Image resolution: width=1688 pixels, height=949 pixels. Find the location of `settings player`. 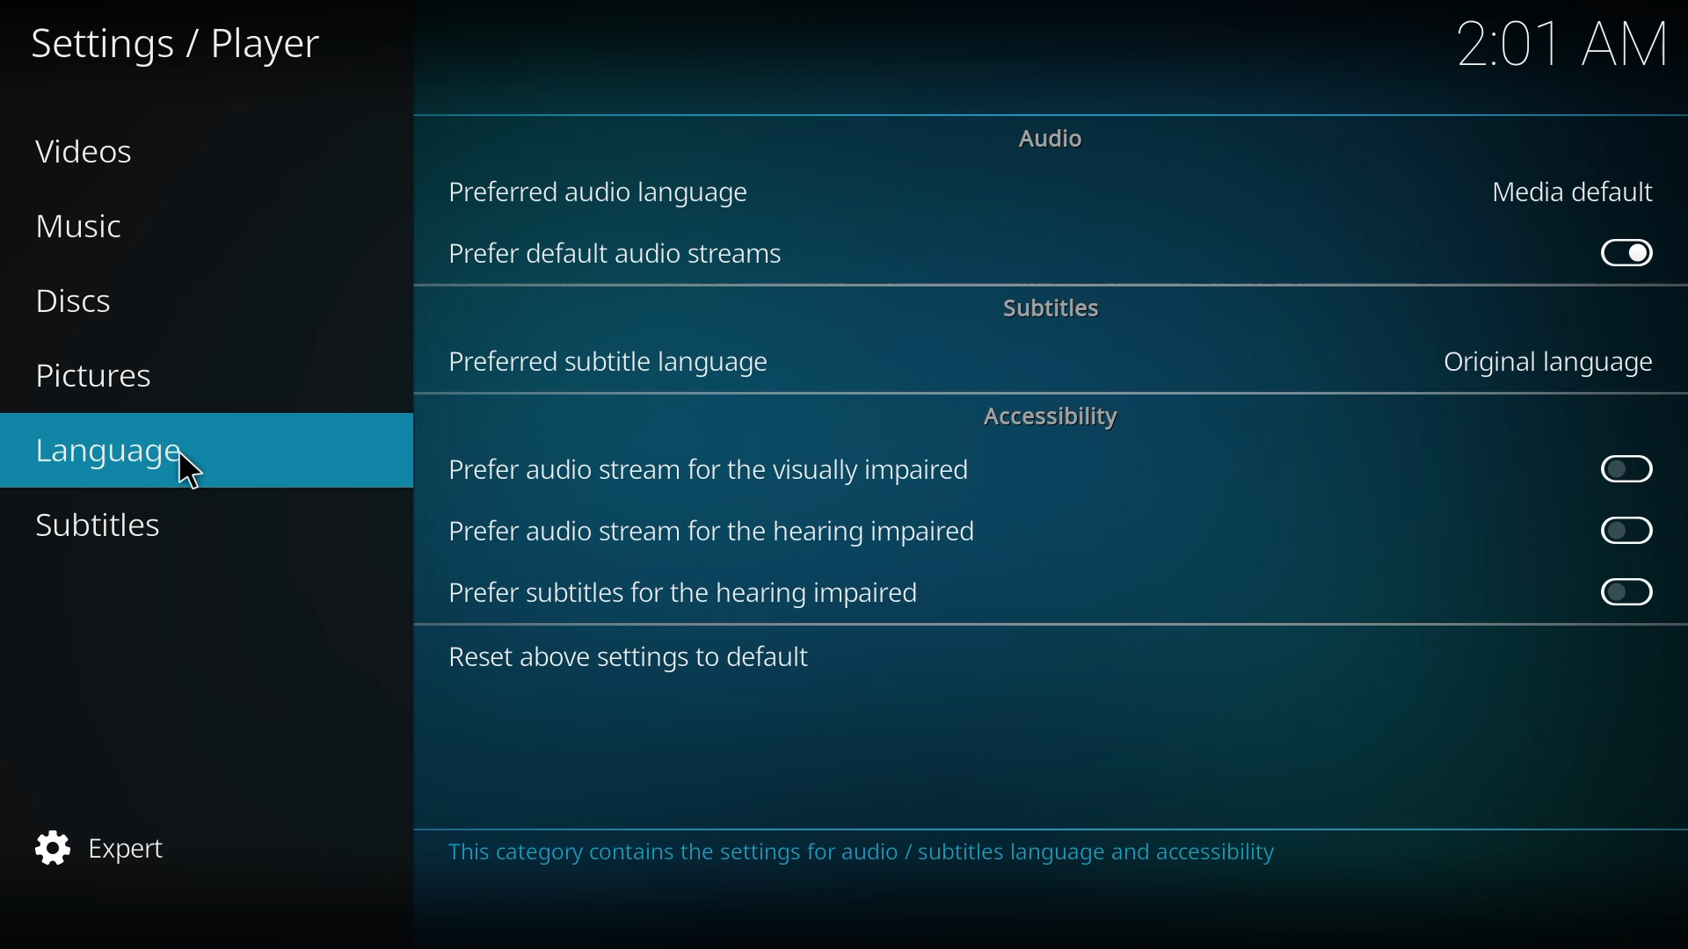

settings player is located at coordinates (178, 40).